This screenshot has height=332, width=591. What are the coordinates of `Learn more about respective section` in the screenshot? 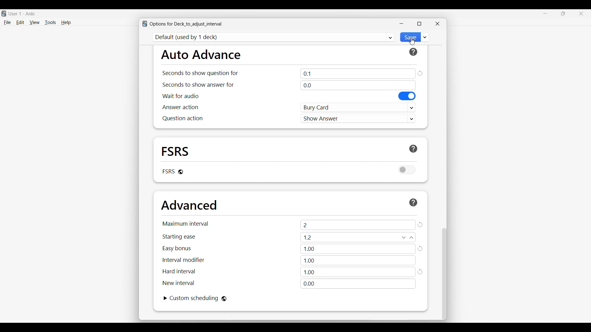 It's located at (413, 202).